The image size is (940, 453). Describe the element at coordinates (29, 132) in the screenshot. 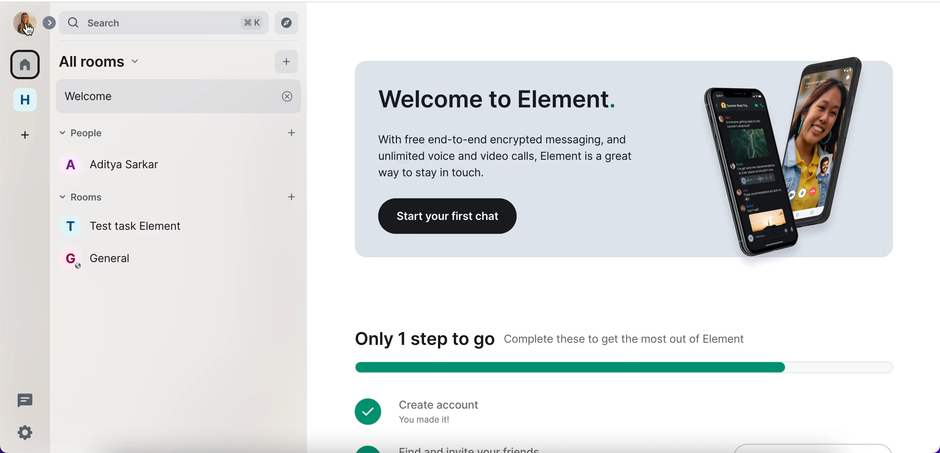

I see `create a space` at that location.